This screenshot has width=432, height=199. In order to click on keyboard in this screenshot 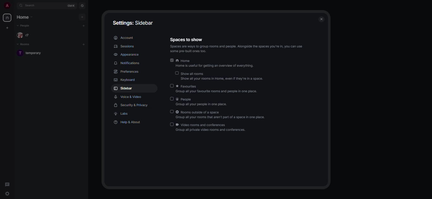, I will do `click(125, 80)`.